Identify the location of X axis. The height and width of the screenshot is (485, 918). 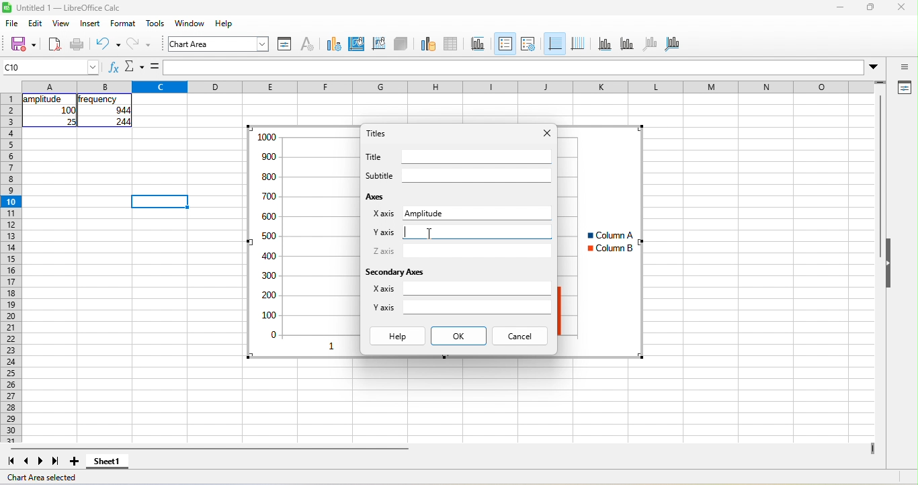
(384, 214).